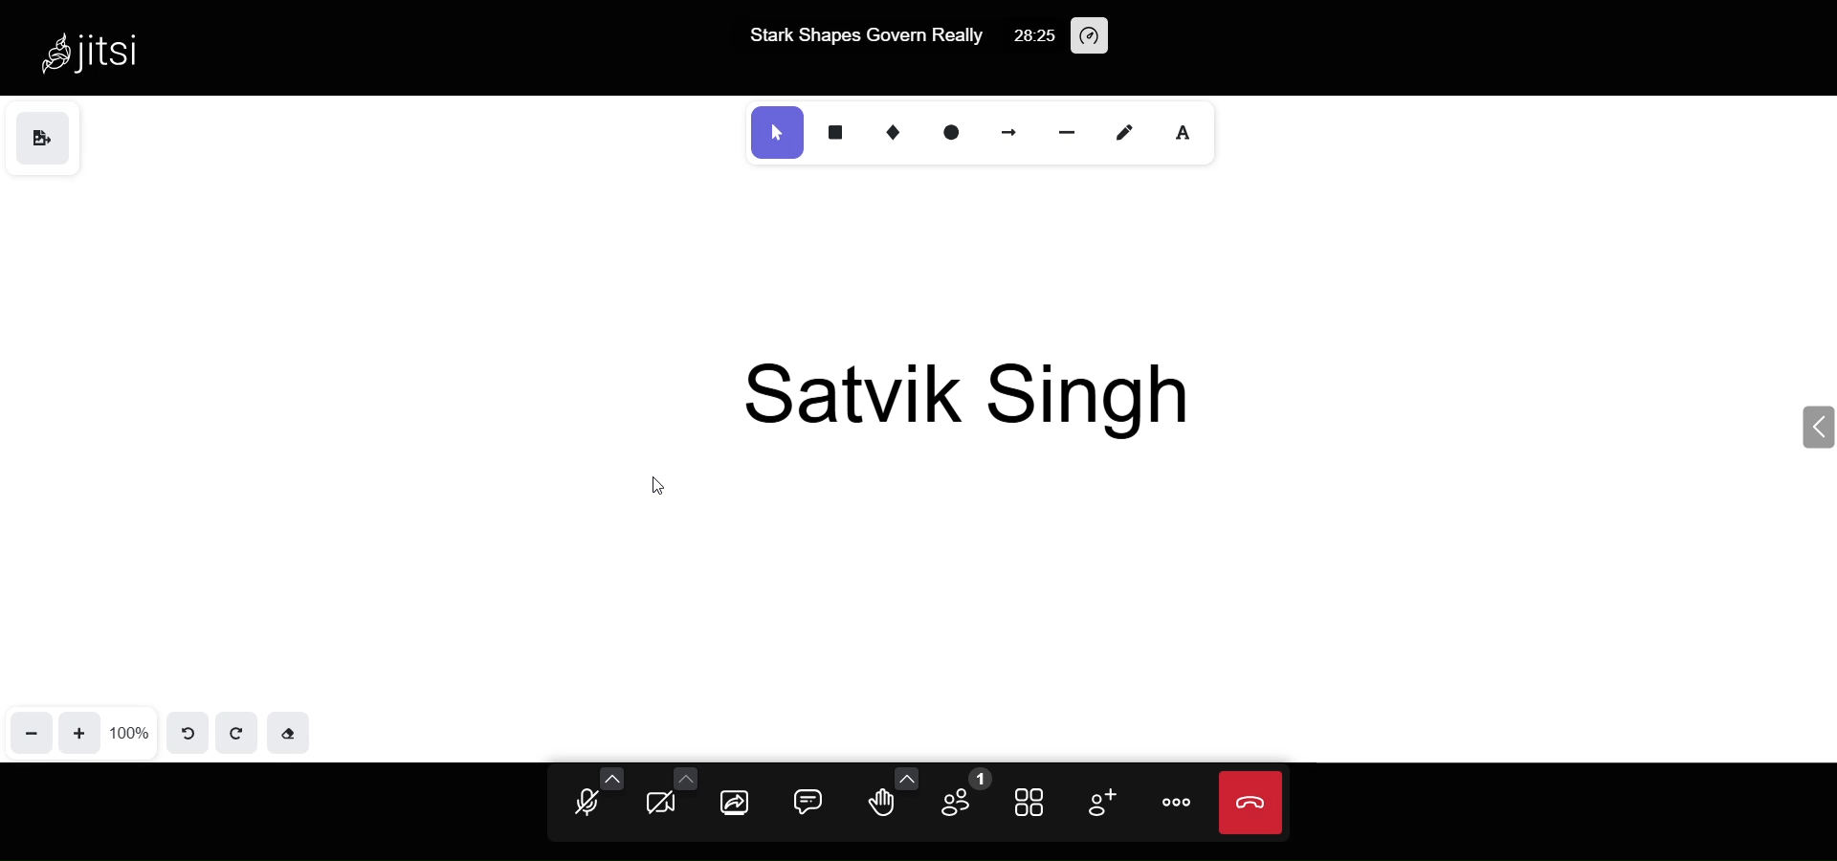 This screenshot has height=861, width=1837. Describe the element at coordinates (288, 731) in the screenshot. I see `eraser` at that location.